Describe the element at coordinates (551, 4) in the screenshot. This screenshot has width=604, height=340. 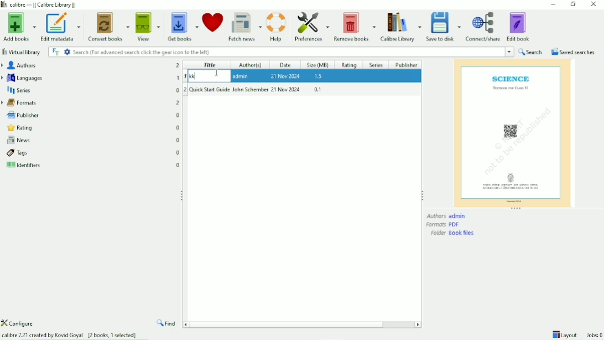
I see `Minimize` at that location.